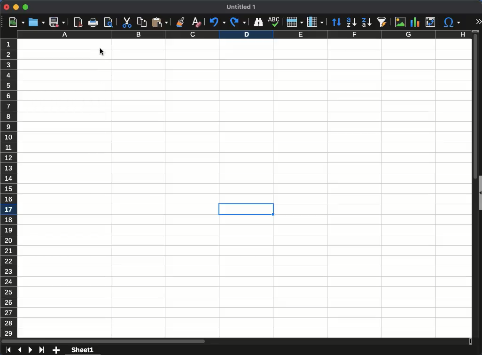 The image size is (482, 355). What do you see at coordinates (259, 22) in the screenshot?
I see `finder` at bounding box center [259, 22].